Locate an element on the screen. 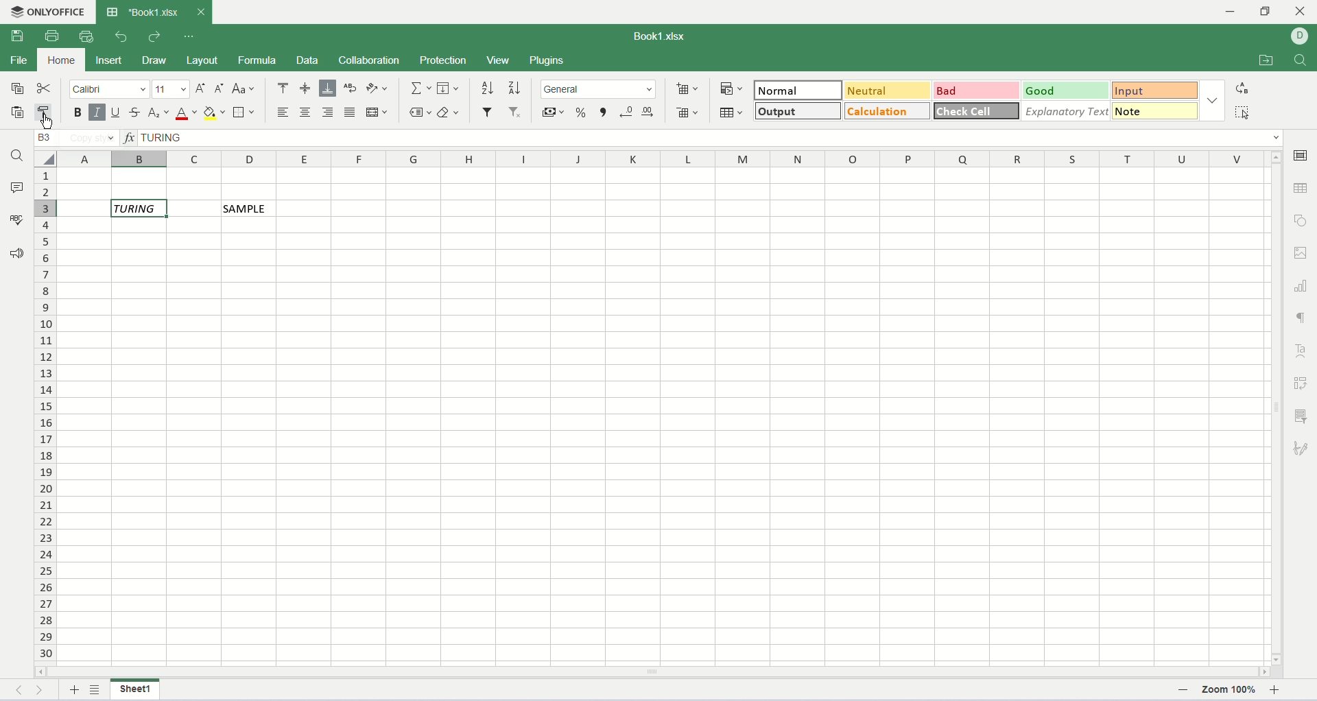 The image size is (1317, 701). output is located at coordinates (799, 110).